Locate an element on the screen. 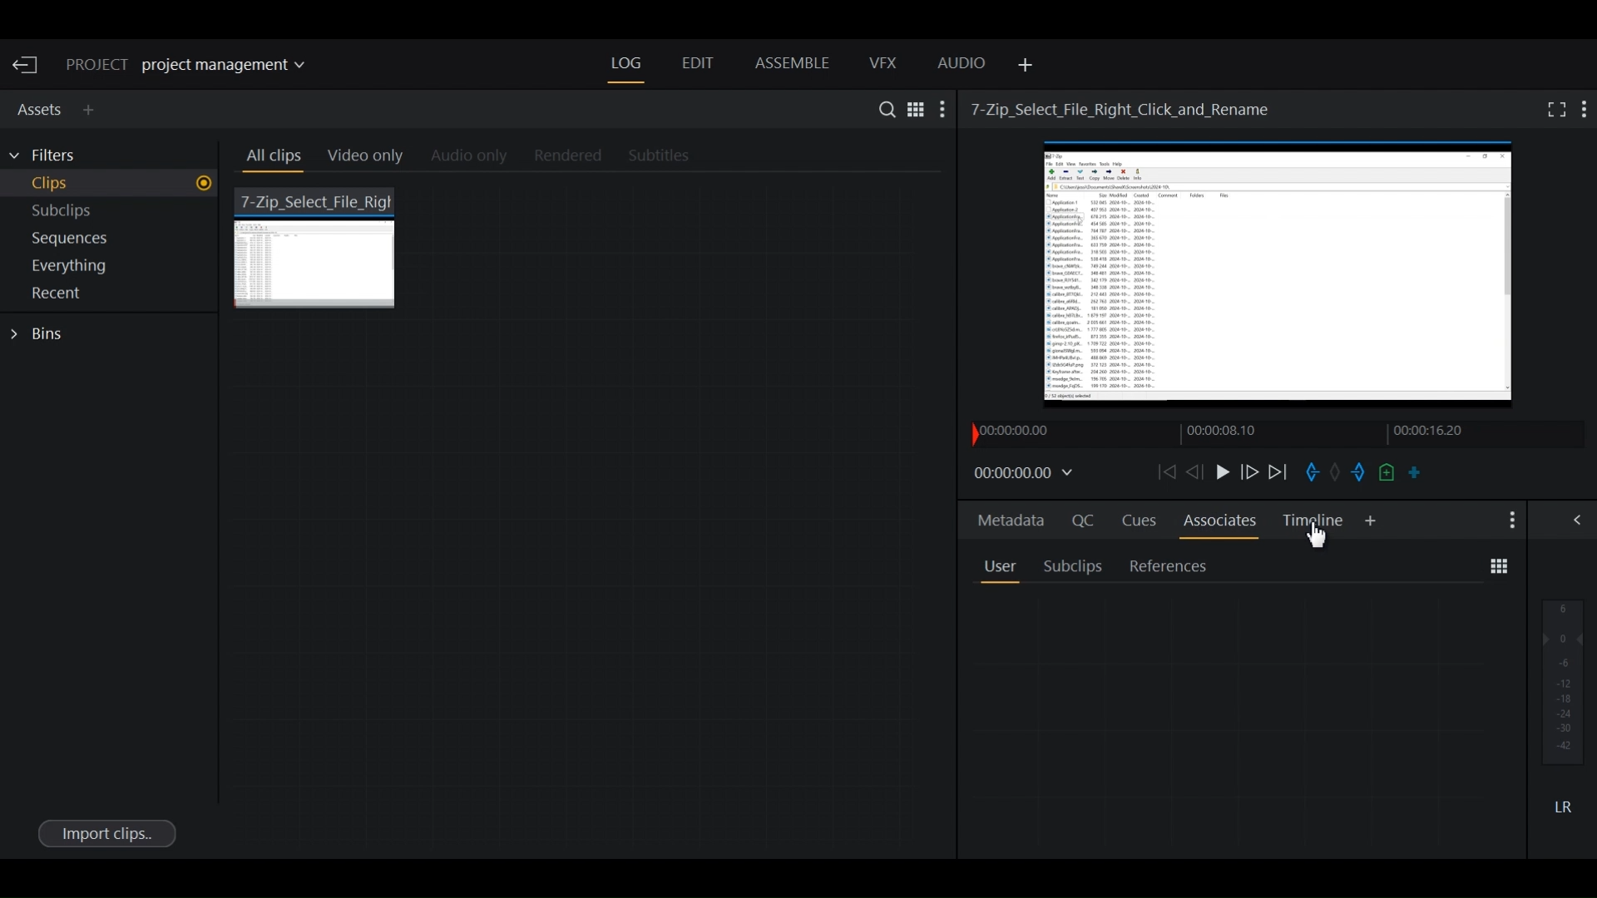 This screenshot has height=898, width=1597. Toggle between list and tile view is located at coordinates (1499, 567).